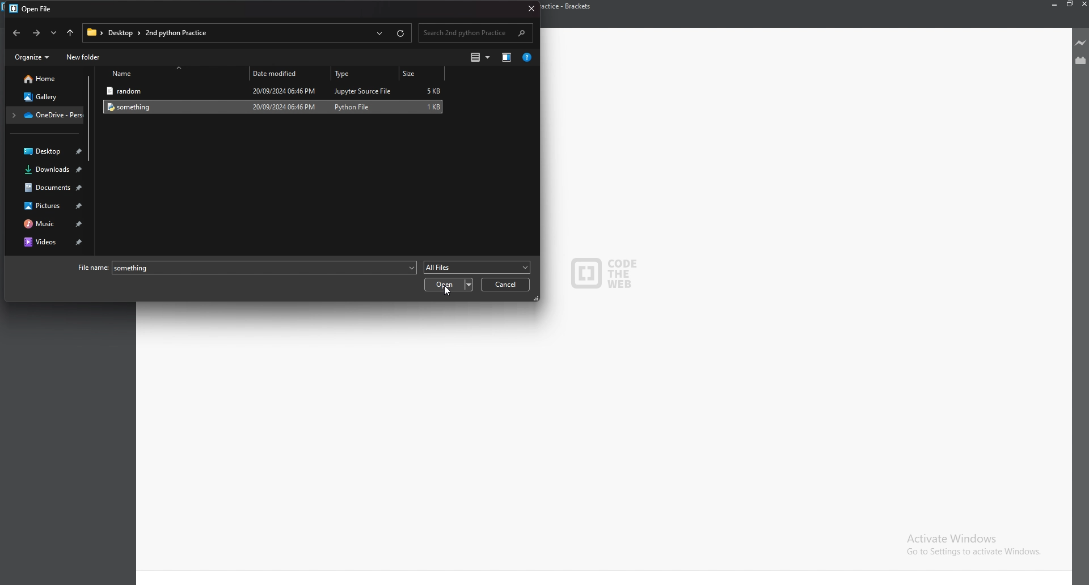 This screenshot has height=585, width=1089. What do you see at coordinates (45, 115) in the screenshot?
I see `folder` at bounding box center [45, 115].